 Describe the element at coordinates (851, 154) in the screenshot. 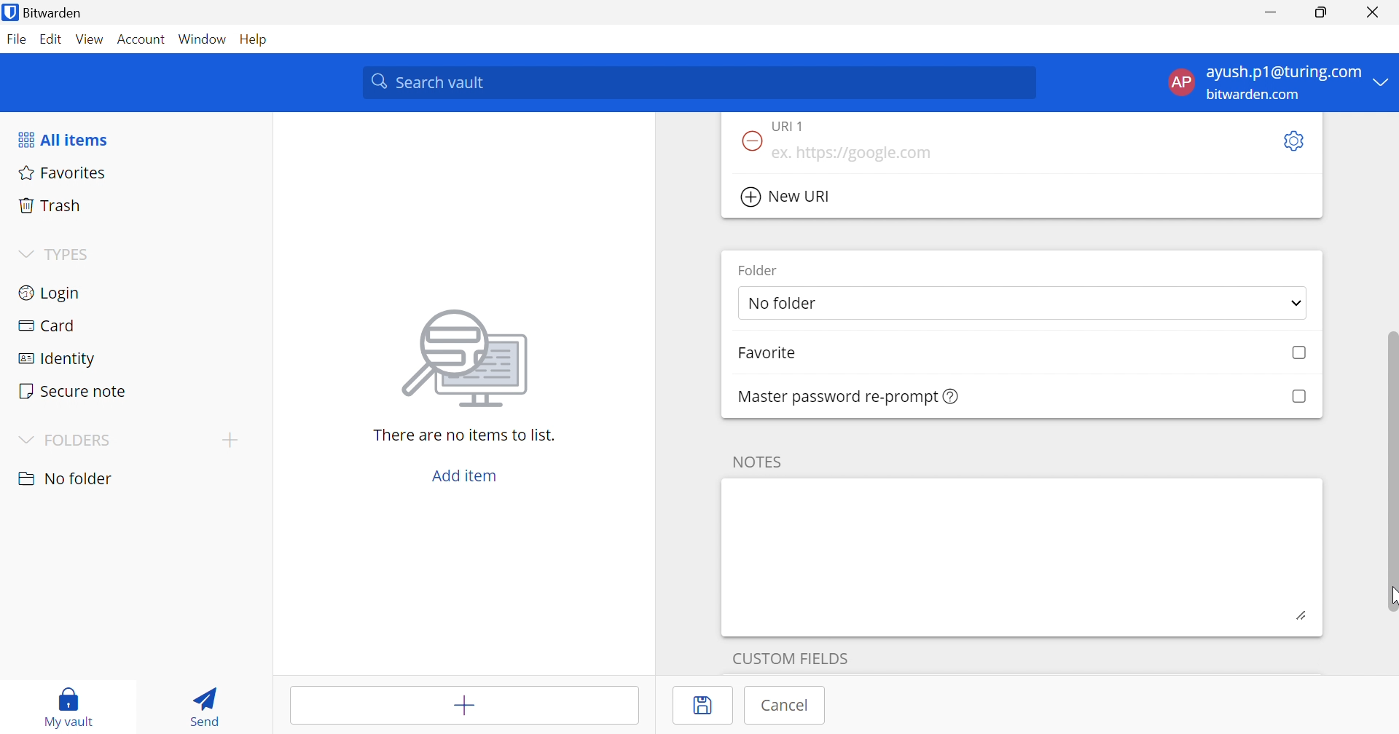

I see `ex. https://google.com` at that location.